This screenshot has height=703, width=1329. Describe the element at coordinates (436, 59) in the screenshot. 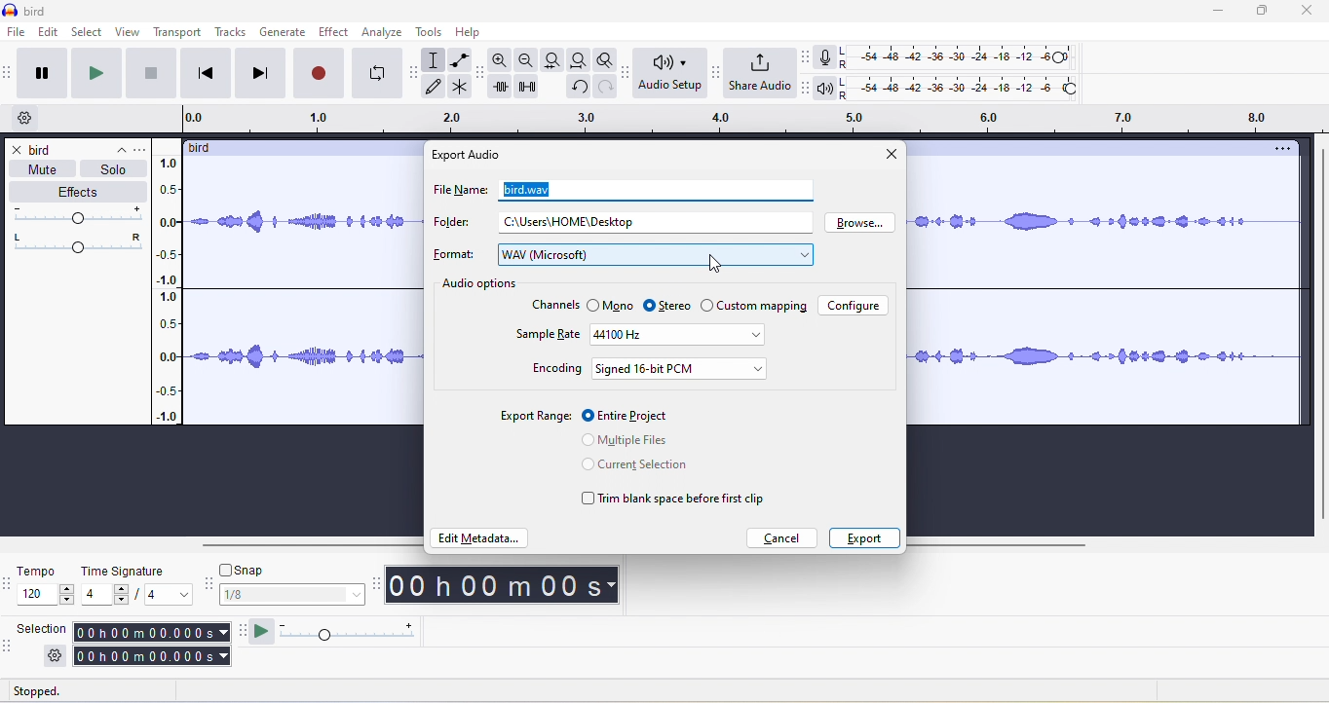

I see `selection tool` at that location.